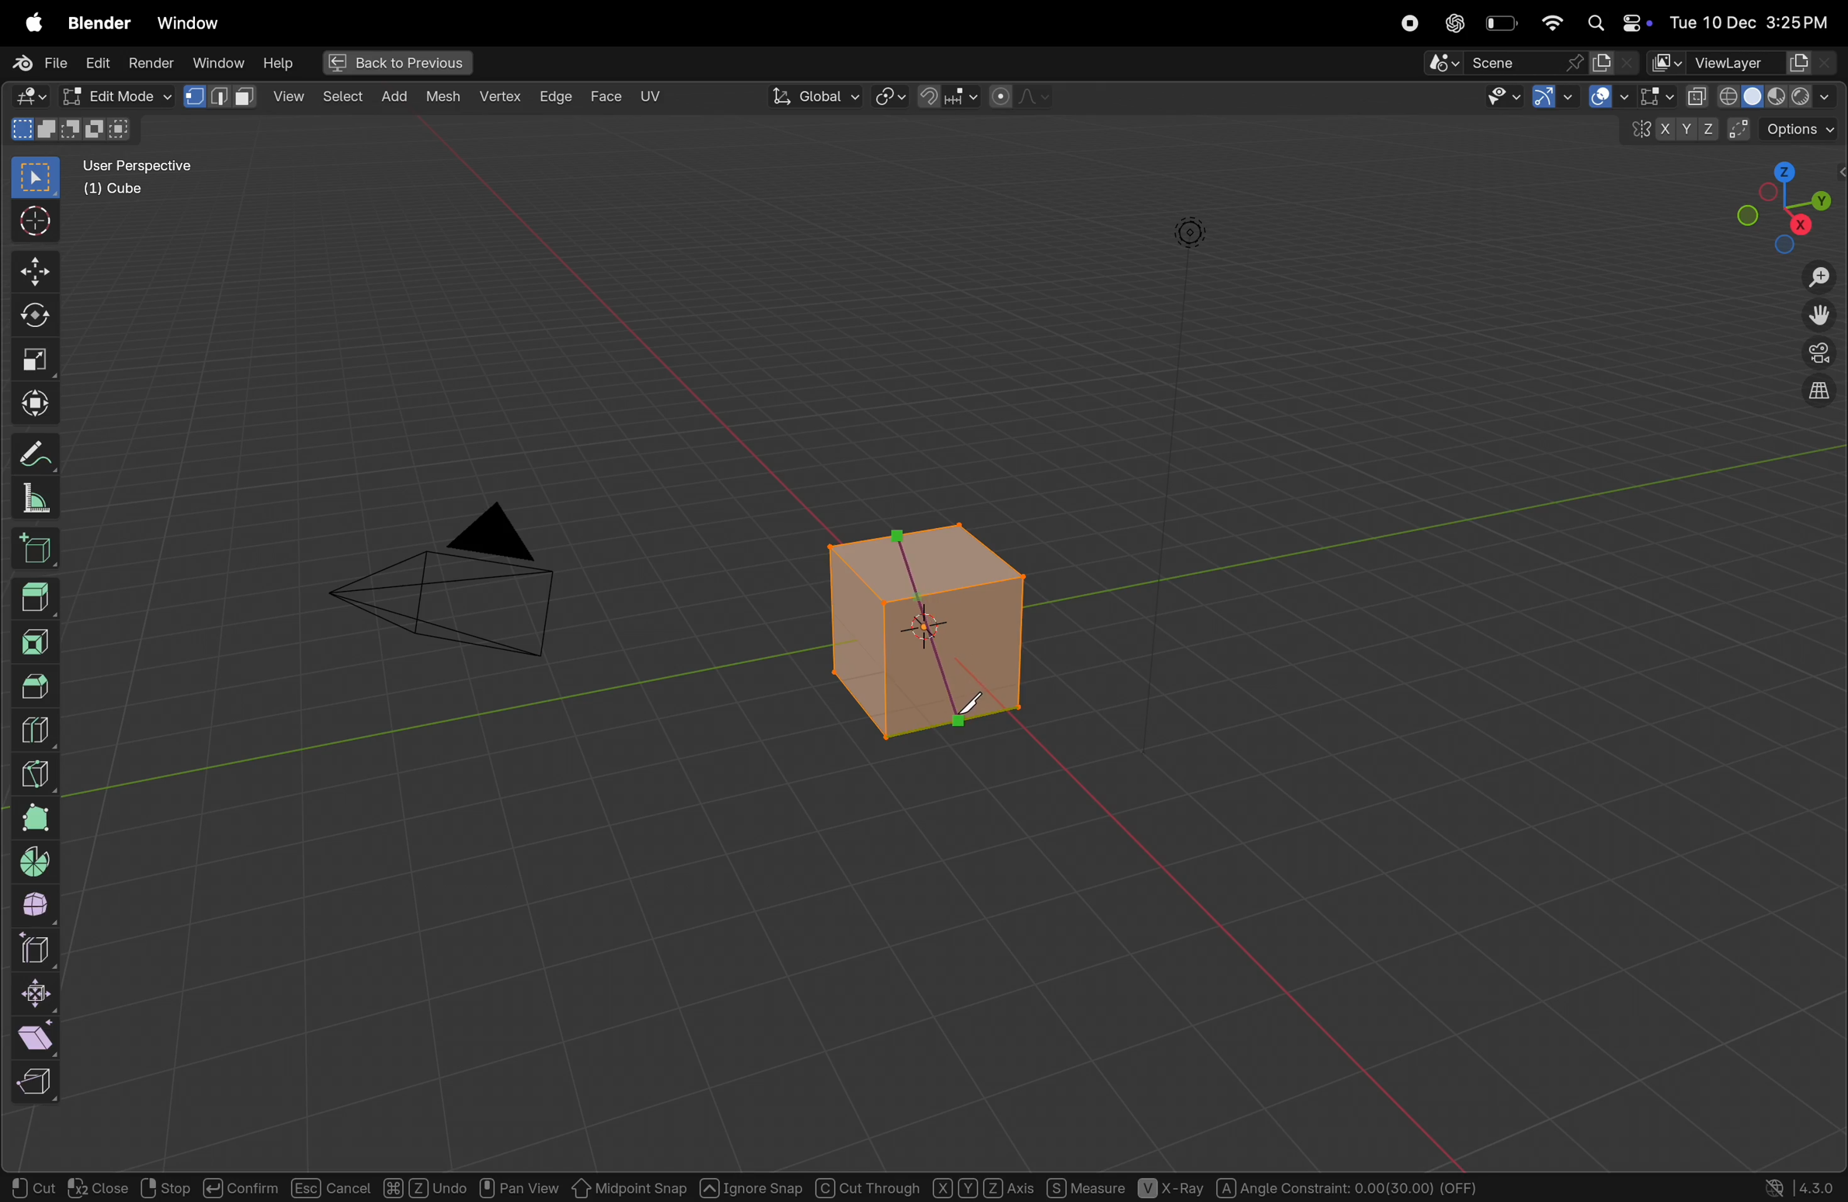  What do you see at coordinates (446, 99) in the screenshot?
I see `Mesh` at bounding box center [446, 99].